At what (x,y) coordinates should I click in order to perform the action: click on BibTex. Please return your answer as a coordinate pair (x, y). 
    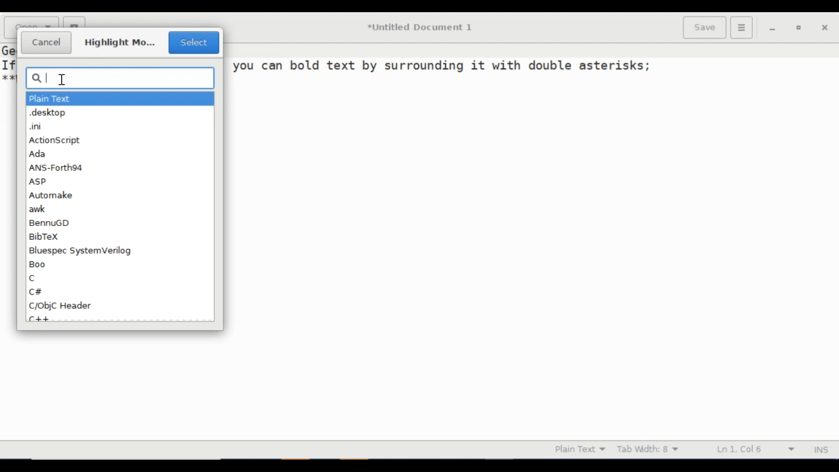
    Looking at the image, I should click on (46, 236).